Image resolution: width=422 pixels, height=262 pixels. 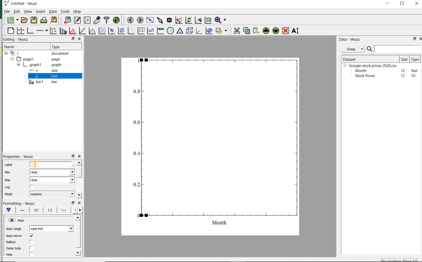 I want to click on Auto, so click(x=52, y=180).